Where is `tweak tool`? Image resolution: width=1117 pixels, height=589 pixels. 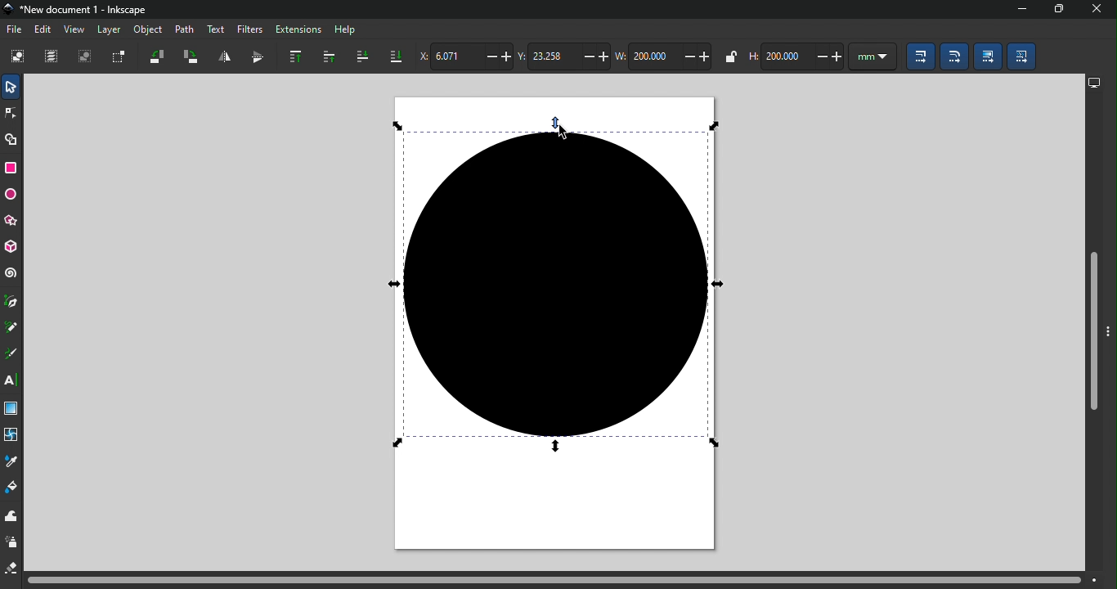
tweak tool is located at coordinates (13, 513).